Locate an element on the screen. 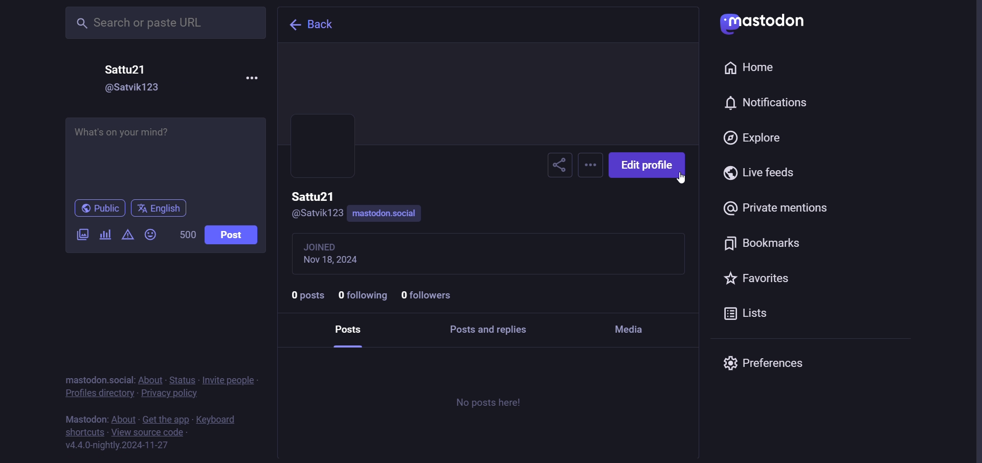 The image size is (982, 463). status is located at coordinates (182, 380).